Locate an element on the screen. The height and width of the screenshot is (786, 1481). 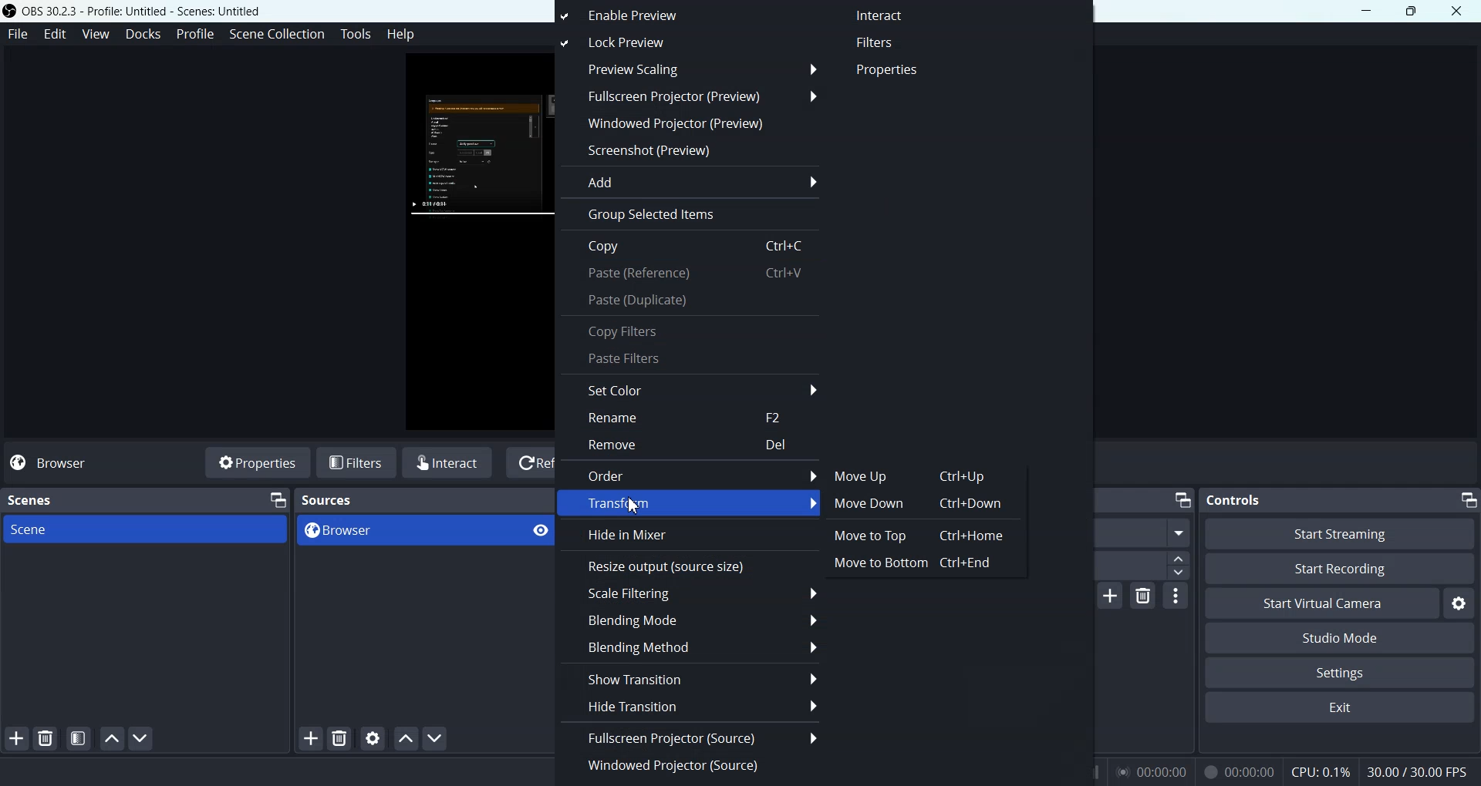
Add is located at coordinates (688, 181).